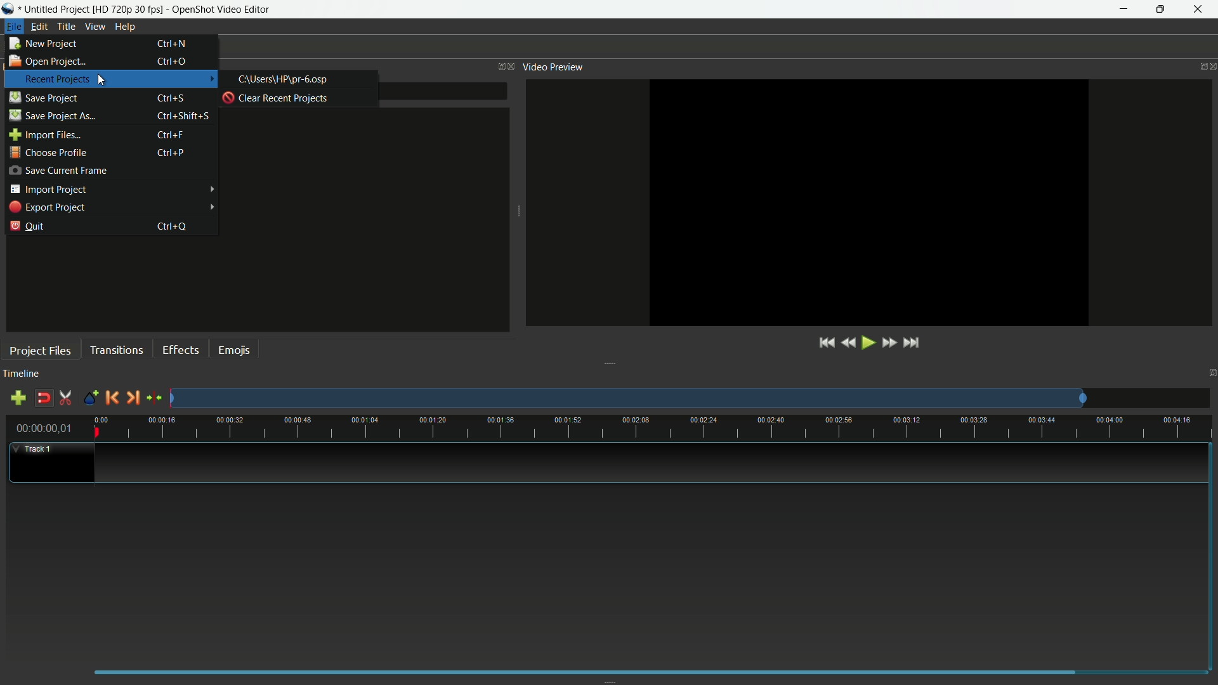 The width and height of the screenshot is (1218, 685). What do you see at coordinates (37, 448) in the screenshot?
I see `track 1` at bounding box center [37, 448].